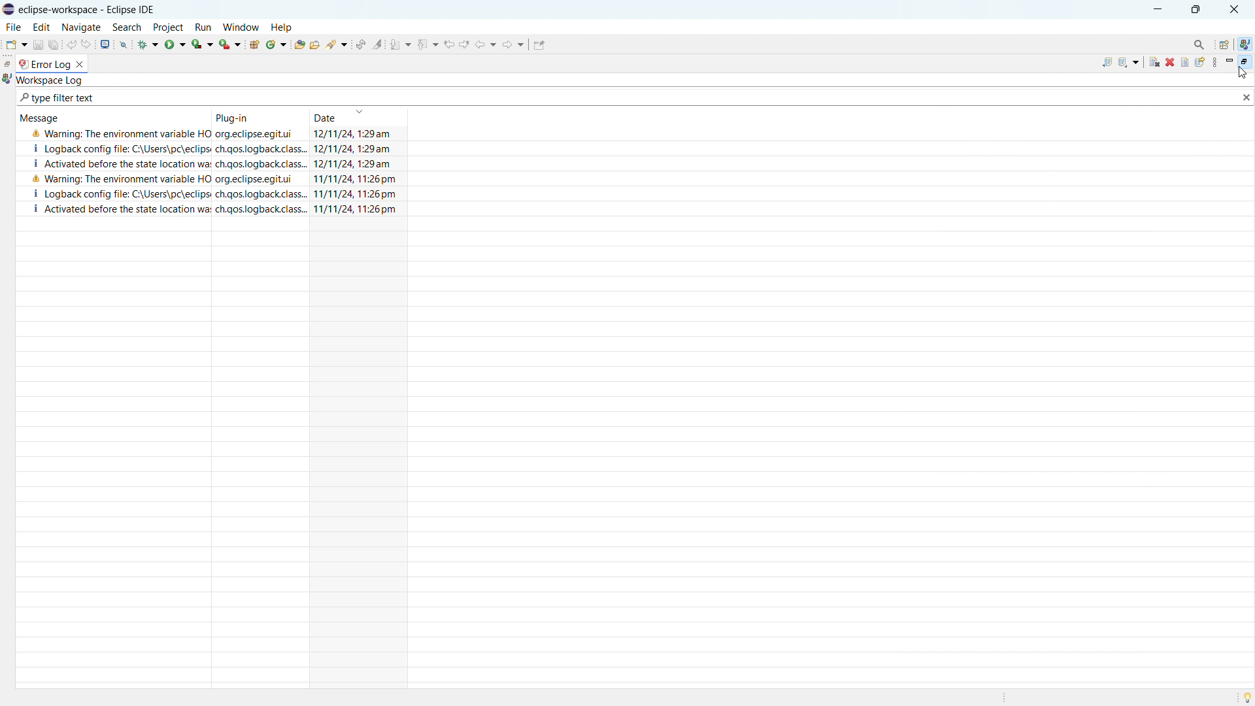 The height and width of the screenshot is (706, 1255). What do you see at coordinates (241, 27) in the screenshot?
I see `window` at bounding box center [241, 27].